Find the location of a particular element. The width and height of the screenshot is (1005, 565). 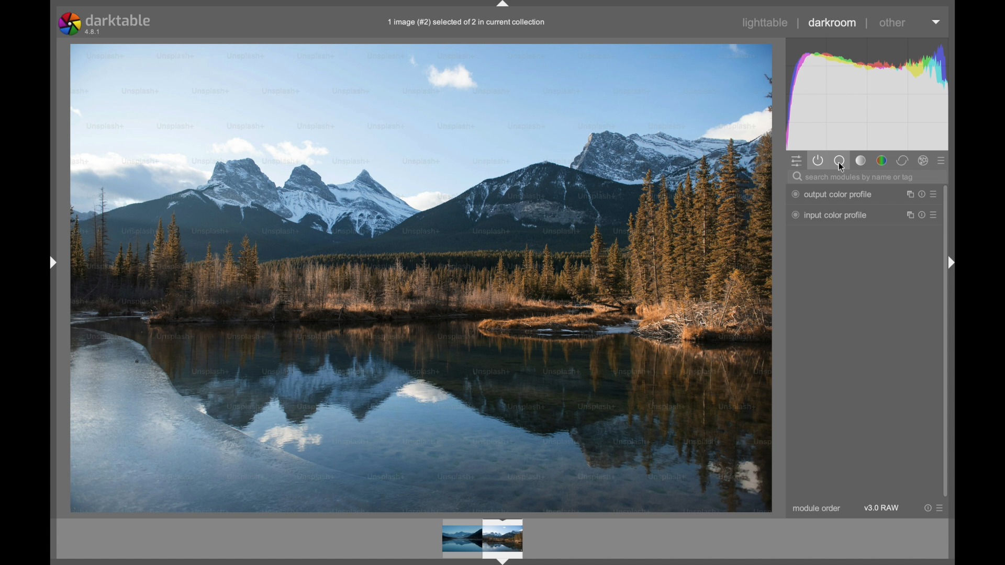

input color profile is located at coordinates (829, 215).